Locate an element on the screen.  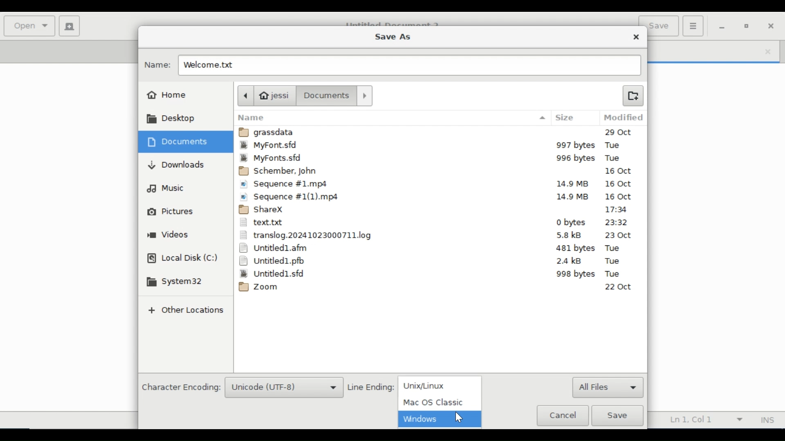
Line Column Preference is located at coordinates (703, 419).